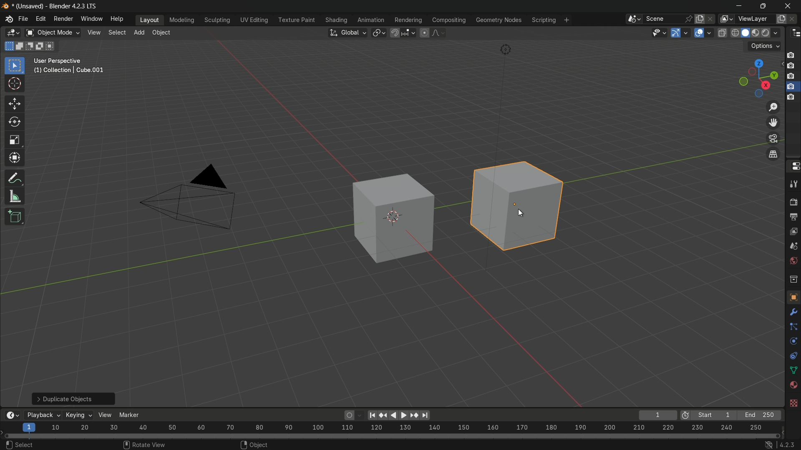 Image resolution: width=801 pixels, height=450 pixels. Describe the element at coordinates (73, 397) in the screenshot. I see `Duplicate Object` at that location.